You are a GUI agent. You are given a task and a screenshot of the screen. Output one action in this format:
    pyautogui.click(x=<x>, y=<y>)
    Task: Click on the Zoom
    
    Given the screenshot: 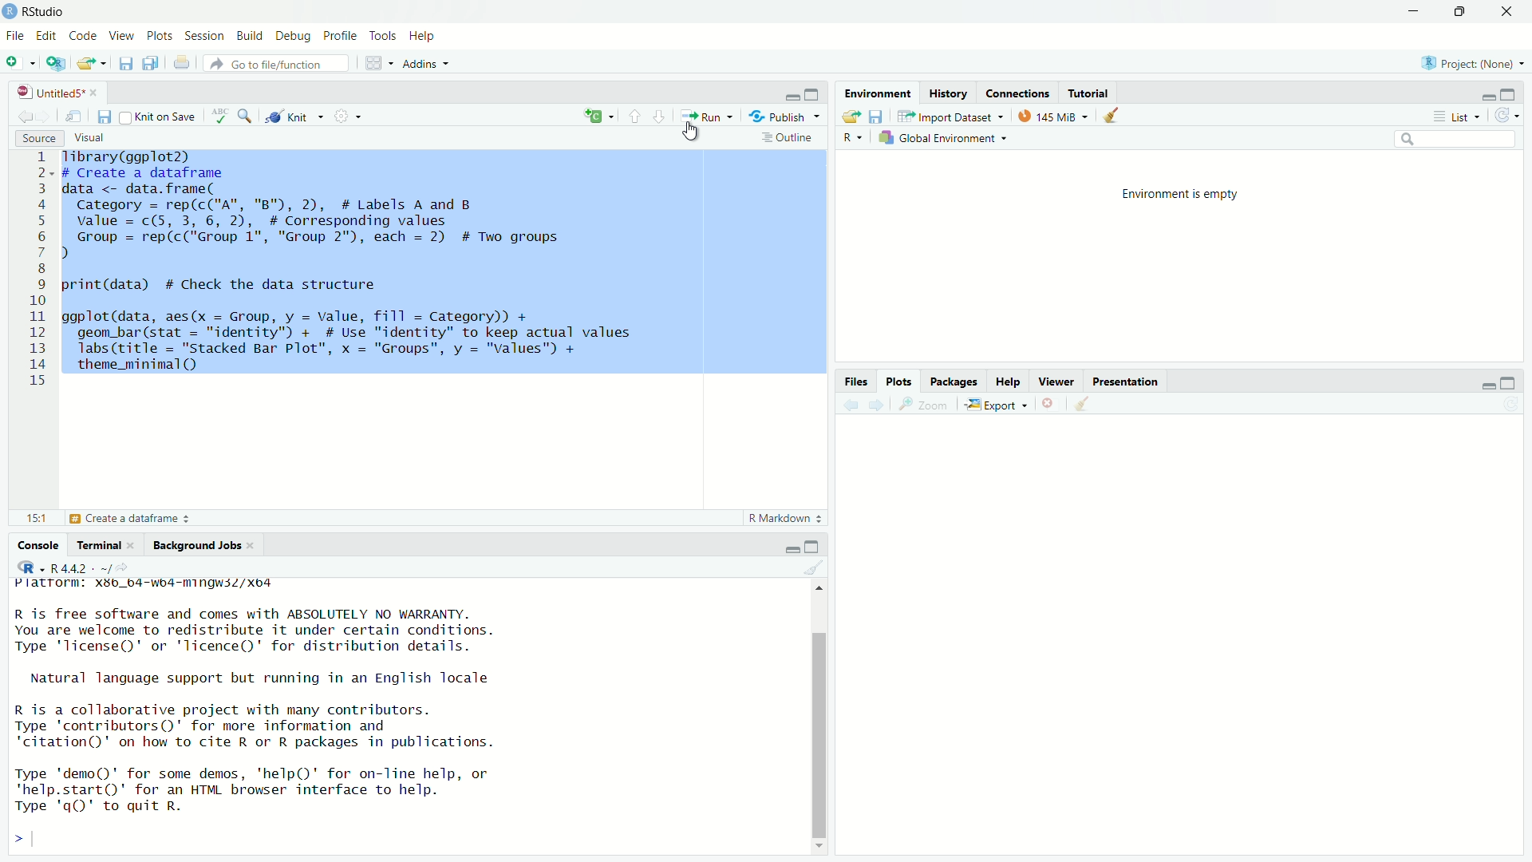 What is the action you would take?
    pyautogui.click(x=926, y=404)
    